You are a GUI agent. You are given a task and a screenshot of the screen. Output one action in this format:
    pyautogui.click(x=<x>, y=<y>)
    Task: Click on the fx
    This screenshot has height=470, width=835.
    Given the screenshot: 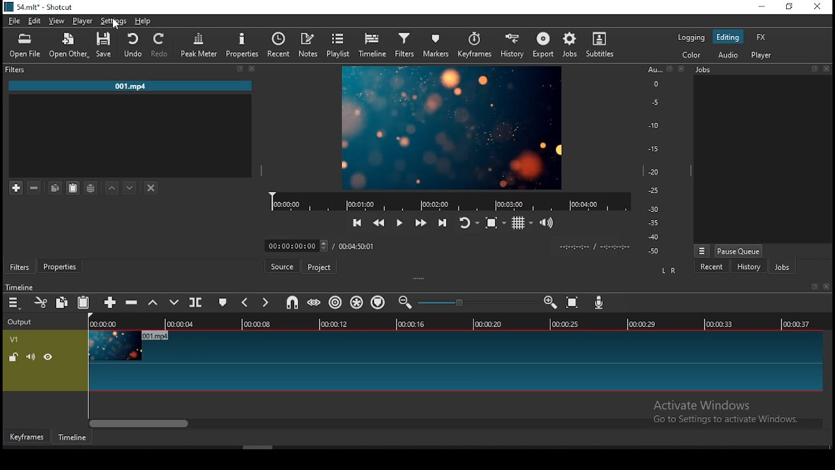 What is the action you would take?
    pyautogui.click(x=763, y=38)
    